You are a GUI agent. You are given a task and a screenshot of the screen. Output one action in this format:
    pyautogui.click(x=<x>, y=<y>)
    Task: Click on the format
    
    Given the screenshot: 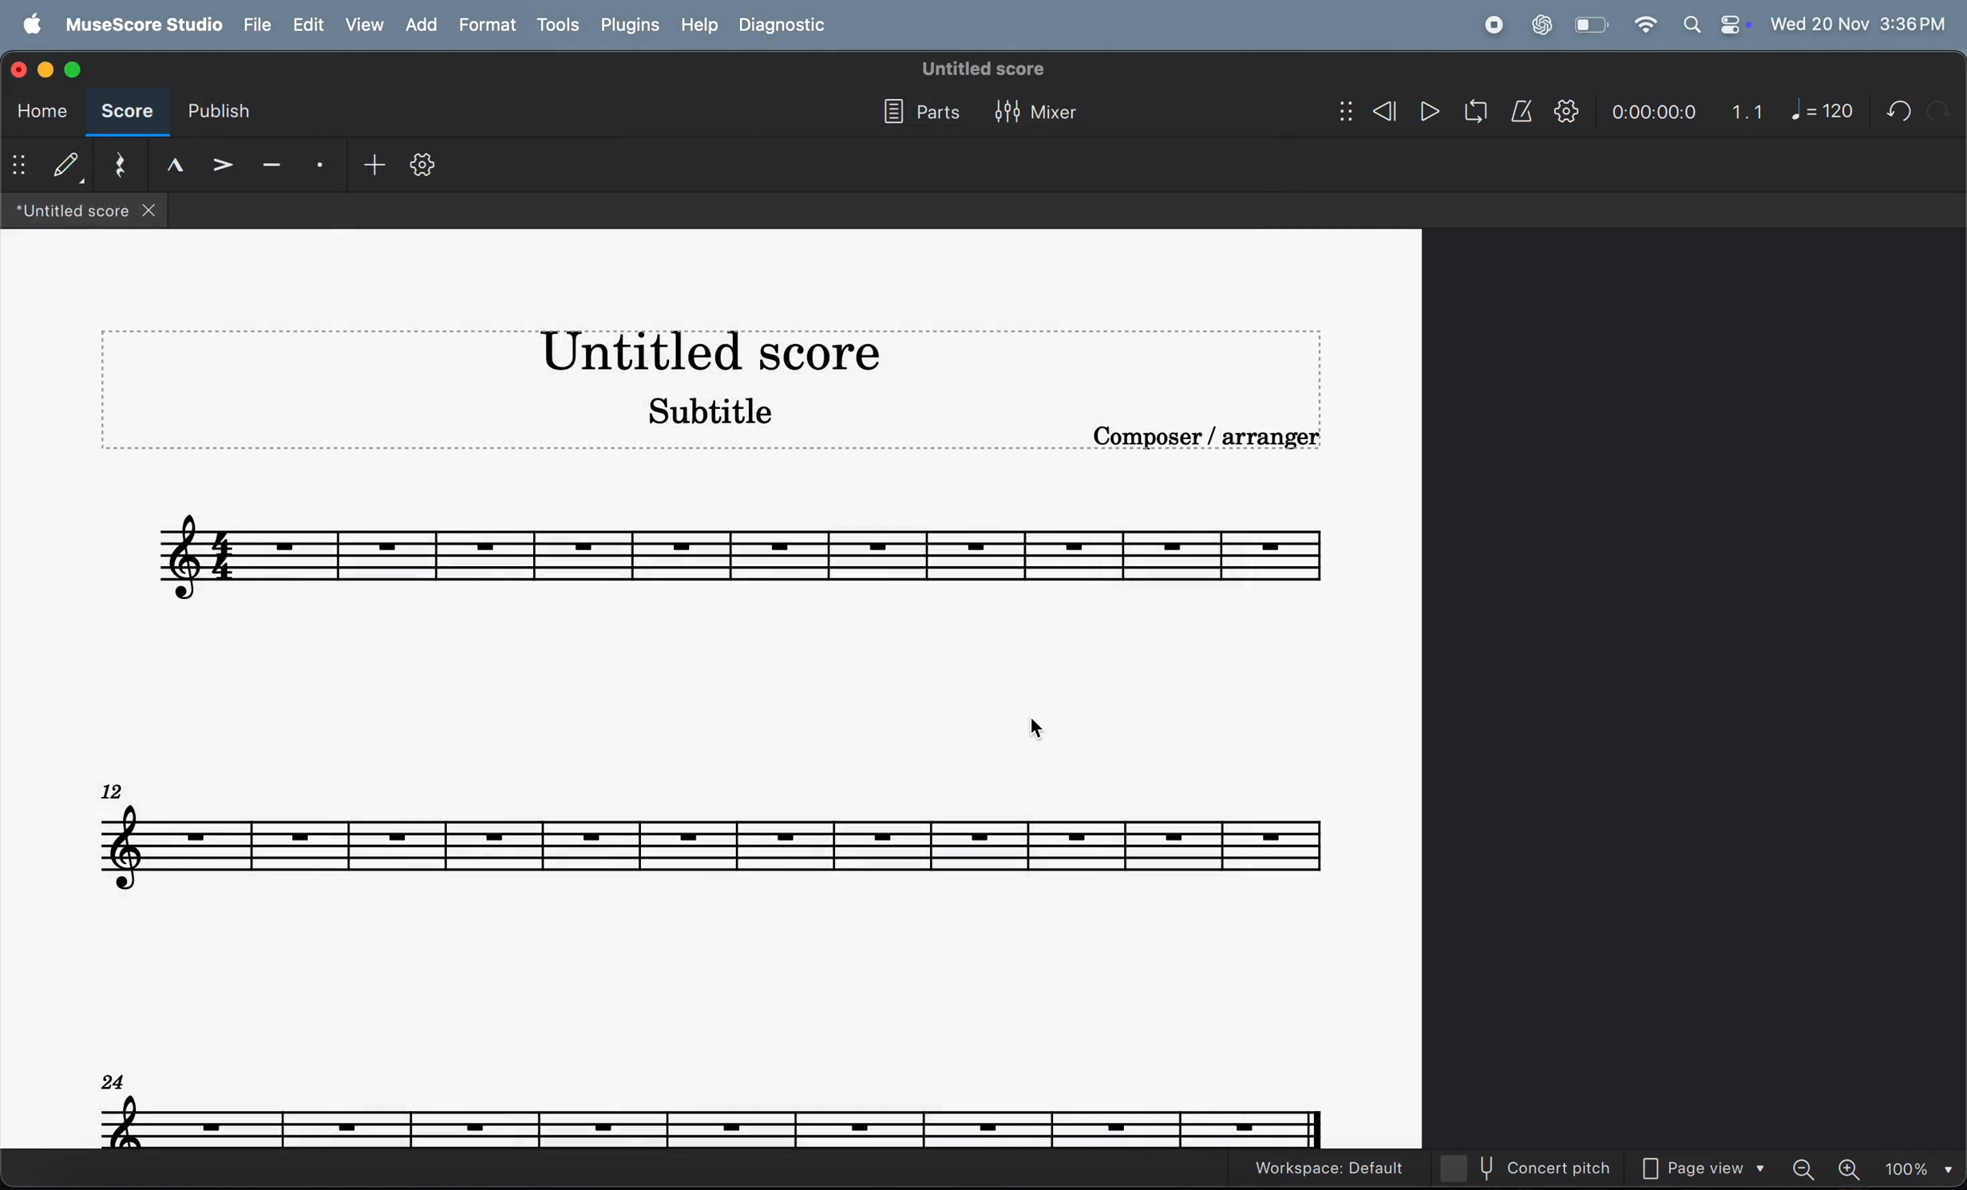 What is the action you would take?
    pyautogui.click(x=491, y=25)
    